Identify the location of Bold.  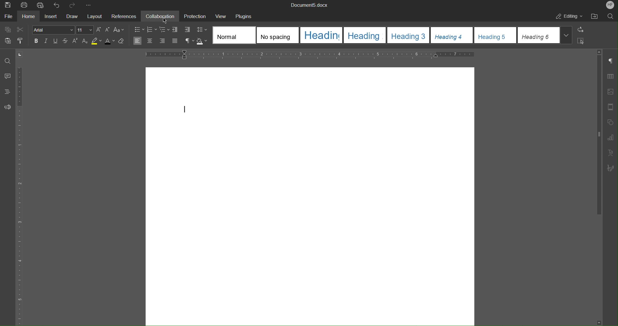
(36, 42).